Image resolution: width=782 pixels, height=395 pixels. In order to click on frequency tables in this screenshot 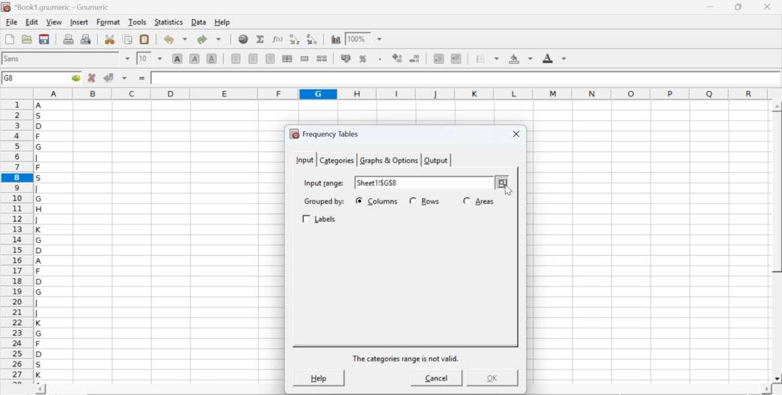, I will do `click(324, 133)`.